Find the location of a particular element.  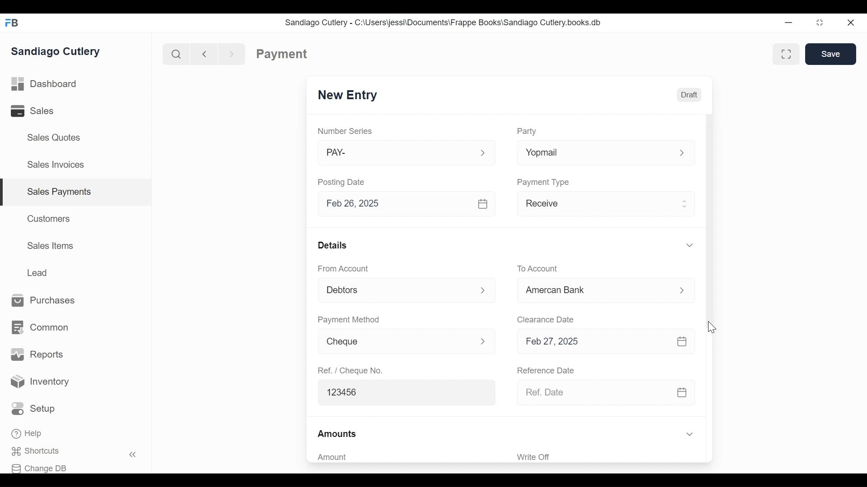

Dashboard is located at coordinates (44, 84).